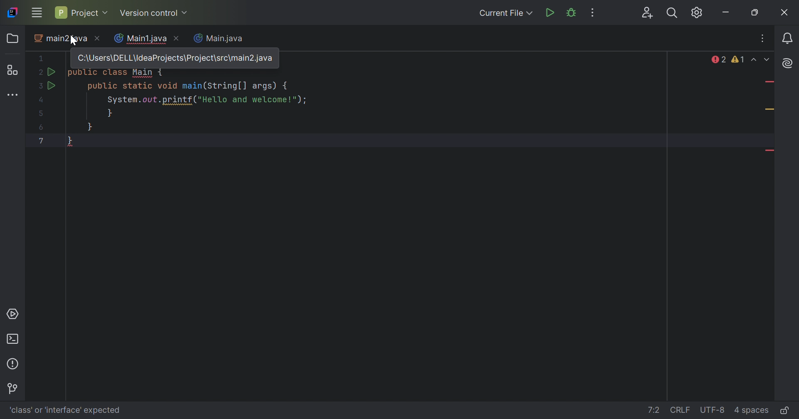  What do you see at coordinates (72, 40) in the screenshot?
I see `Cursor` at bounding box center [72, 40].